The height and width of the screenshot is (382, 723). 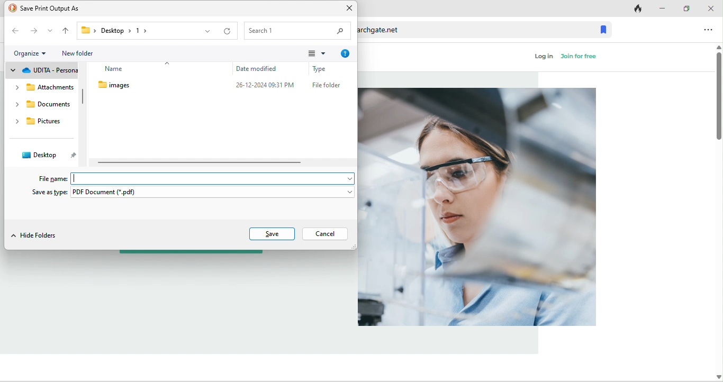 I want to click on refresh, so click(x=228, y=30).